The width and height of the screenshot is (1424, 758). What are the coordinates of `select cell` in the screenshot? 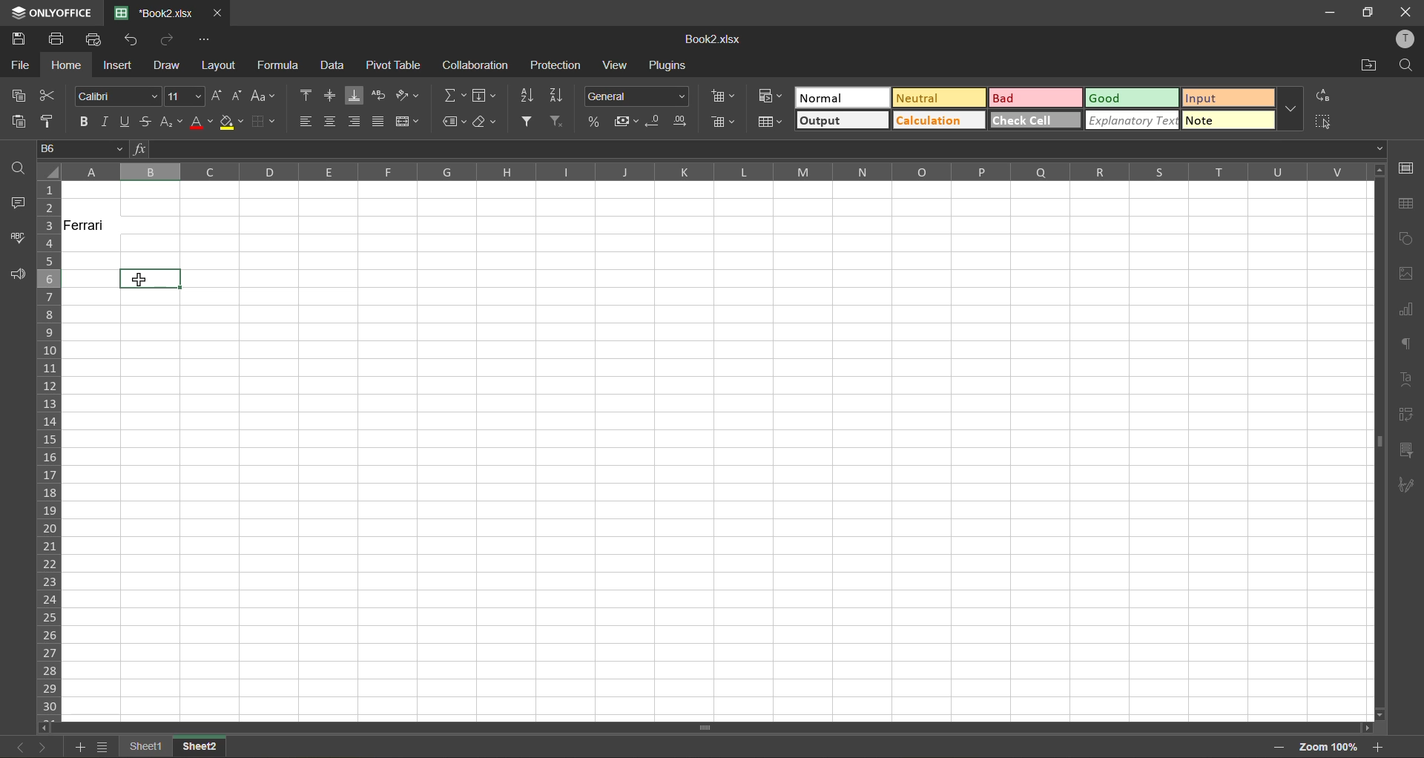 It's located at (1325, 119).